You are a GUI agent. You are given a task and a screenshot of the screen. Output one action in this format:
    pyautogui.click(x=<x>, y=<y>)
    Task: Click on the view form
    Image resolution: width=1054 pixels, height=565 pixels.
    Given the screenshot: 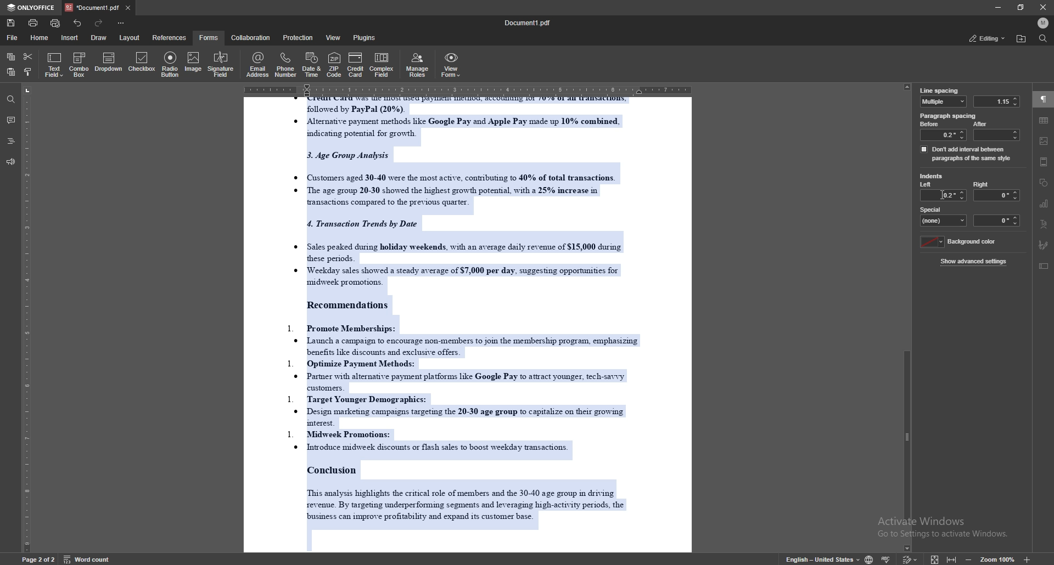 What is the action you would take?
    pyautogui.click(x=451, y=65)
    